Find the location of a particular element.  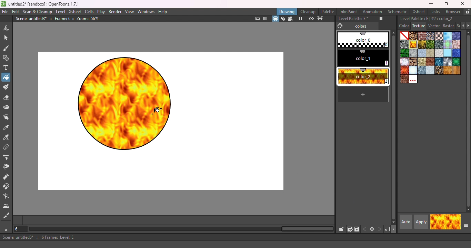

save palette is located at coordinates (357, 229).